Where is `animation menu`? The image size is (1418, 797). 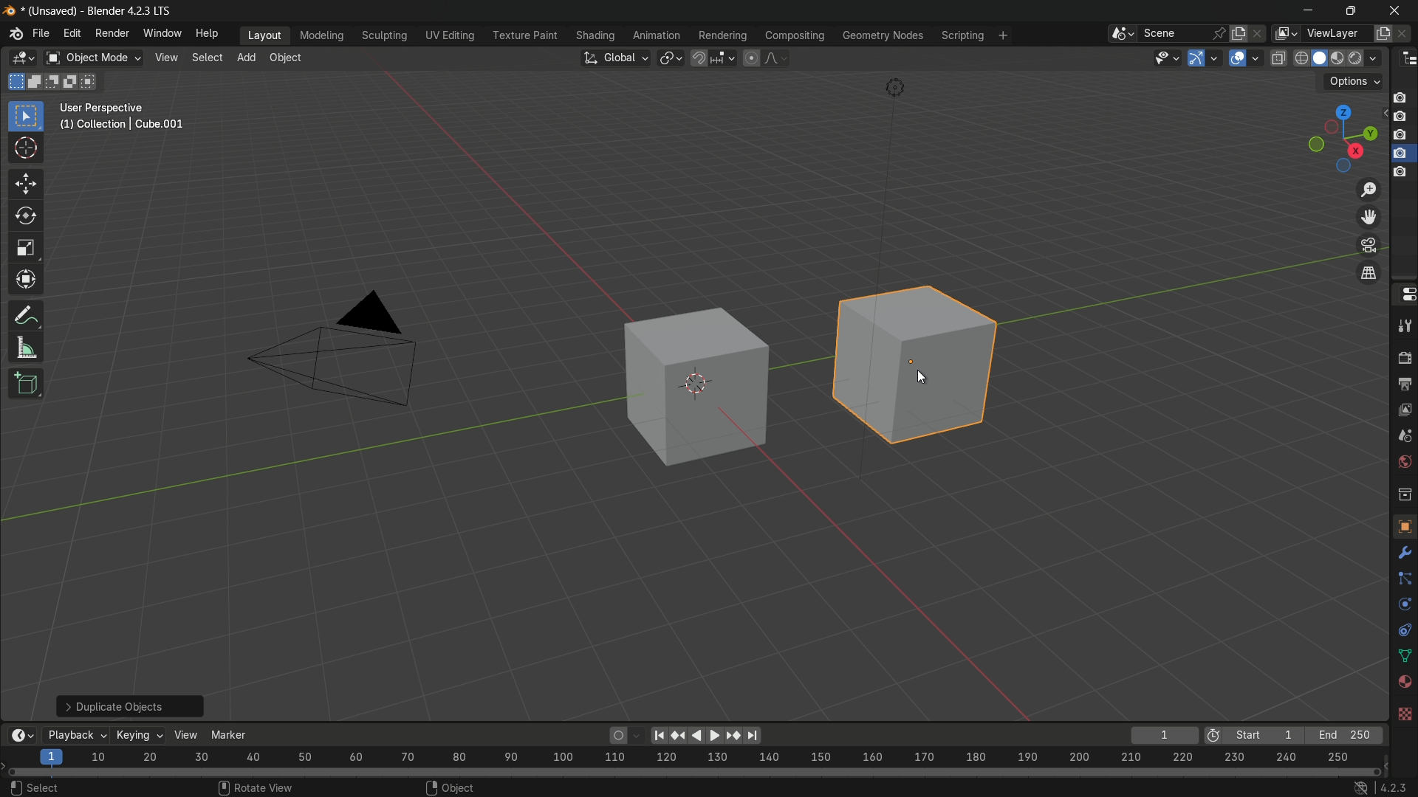
animation menu is located at coordinates (655, 33).